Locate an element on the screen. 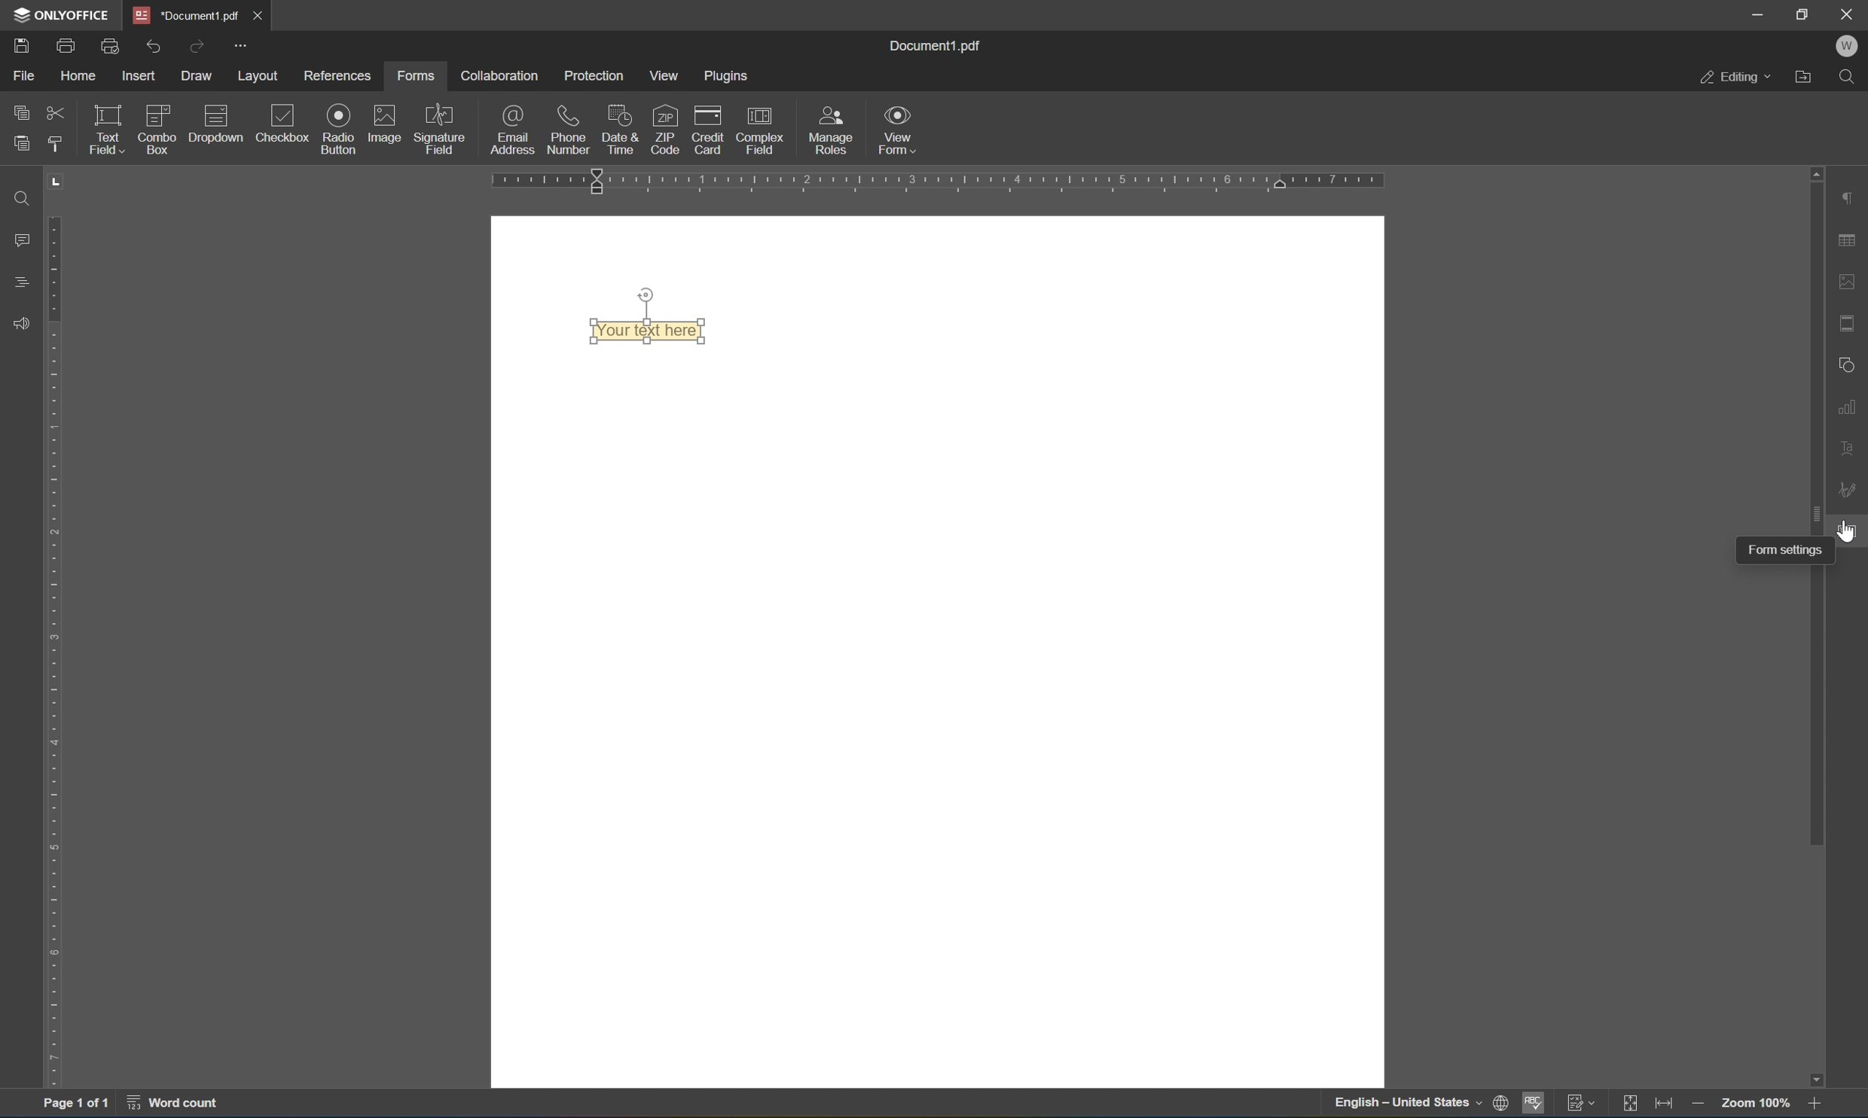 The width and height of the screenshot is (1868, 1118). close is located at coordinates (256, 15).